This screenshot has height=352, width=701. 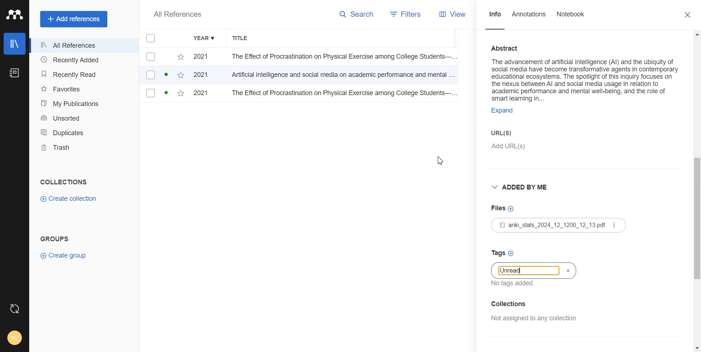 What do you see at coordinates (342, 94) in the screenshot?
I see `The Effect of Procrastination on Physical Exercise among College Students...` at bounding box center [342, 94].